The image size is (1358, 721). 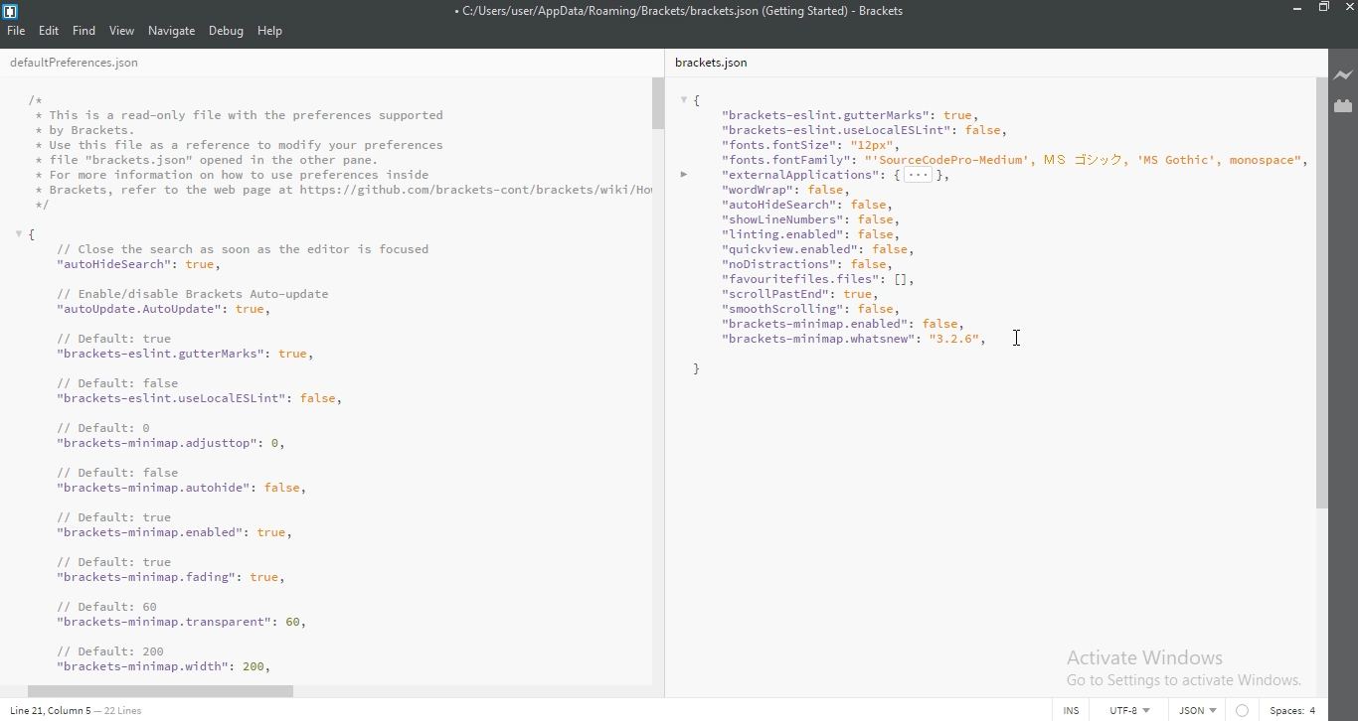 What do you see at coordinates (173, 30) in the screenshot?
I see `Navigate` at bounding box center [173, 30].